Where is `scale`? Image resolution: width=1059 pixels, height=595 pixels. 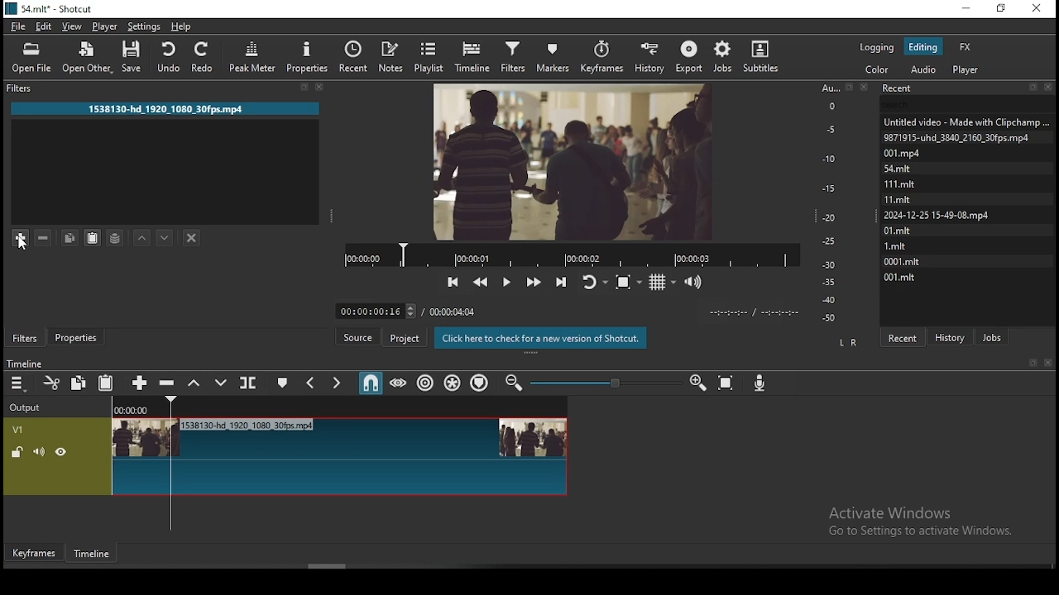
scale is located at coordinates (830, 202).